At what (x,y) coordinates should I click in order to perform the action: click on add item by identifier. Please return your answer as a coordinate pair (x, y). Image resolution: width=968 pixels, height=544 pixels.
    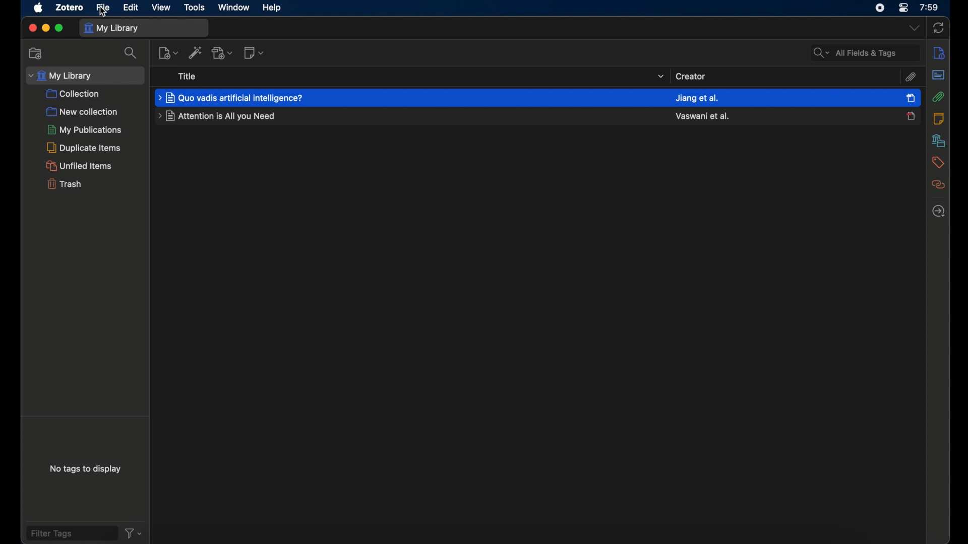
    Looking at the image, I should click on (195, 53).